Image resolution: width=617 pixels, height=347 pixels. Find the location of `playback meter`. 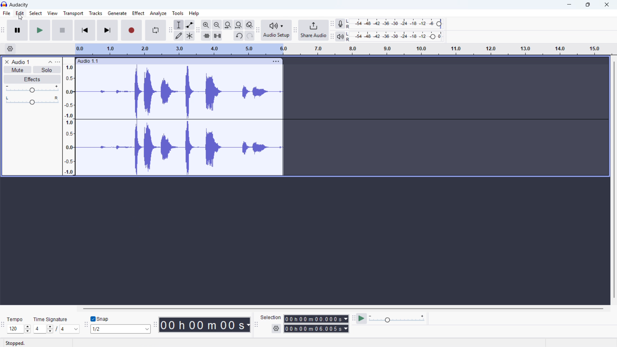

playback meter is located at coordinates (340, 37).